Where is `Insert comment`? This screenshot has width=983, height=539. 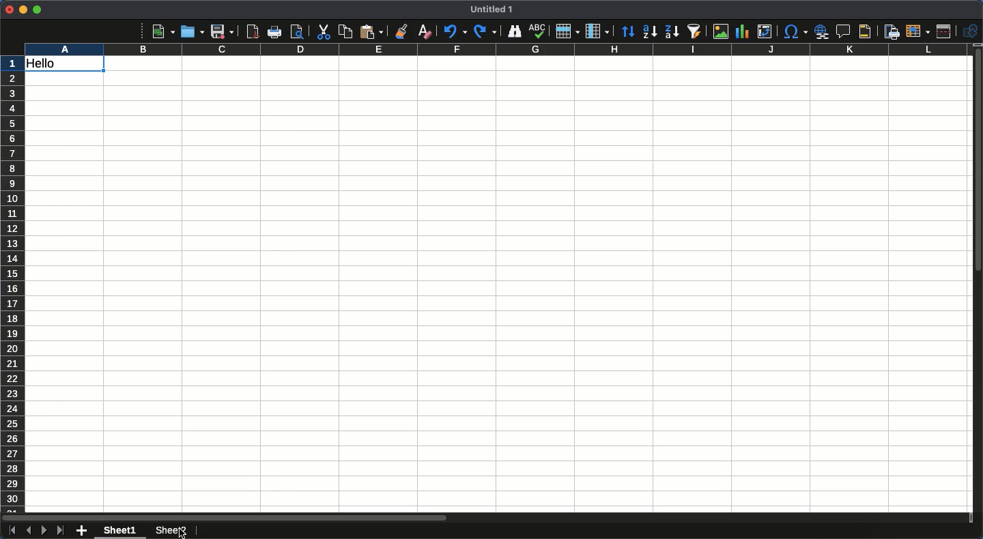 Insert comment is located at coordinates (845, 32).